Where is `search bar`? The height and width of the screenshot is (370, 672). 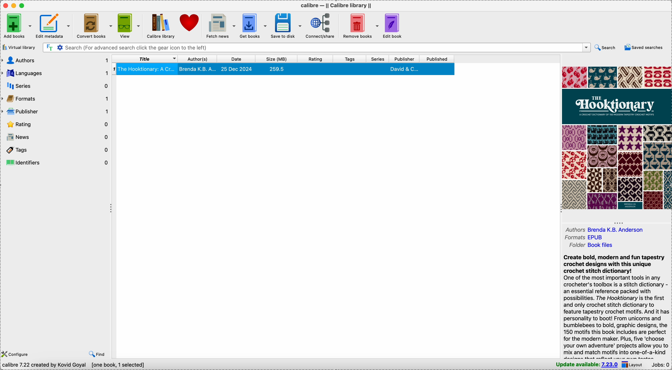
search bar is located at coordinates (317, 48).